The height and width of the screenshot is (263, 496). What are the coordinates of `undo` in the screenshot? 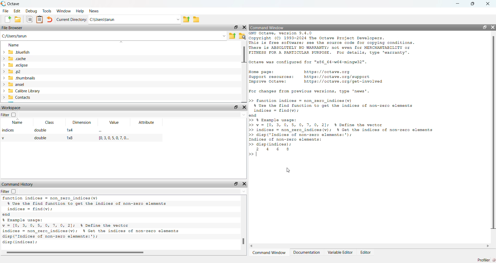 It's located at (50, 20).